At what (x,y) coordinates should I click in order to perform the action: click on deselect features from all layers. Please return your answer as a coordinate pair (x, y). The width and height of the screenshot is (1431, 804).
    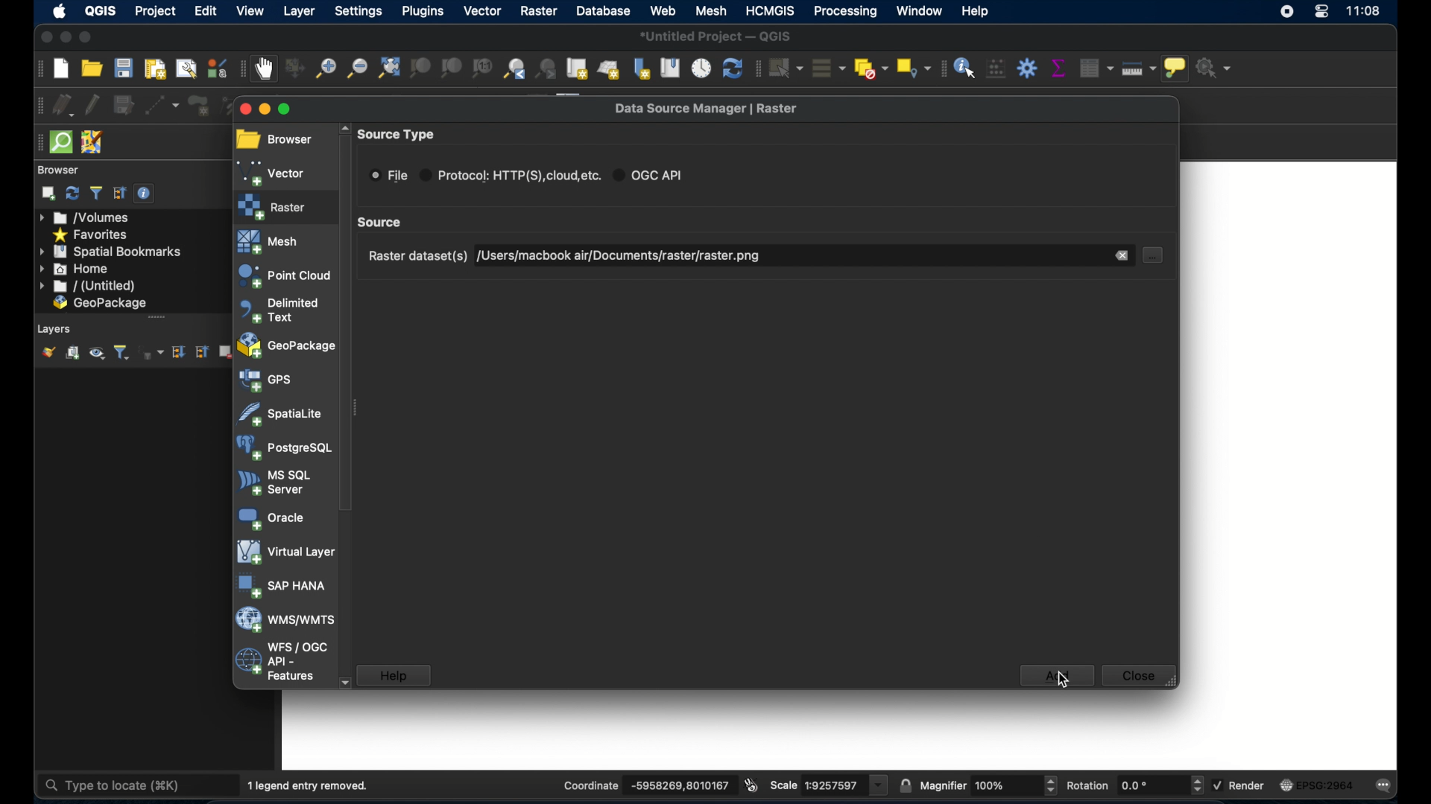
    Looking at the image, I should click on (869, 68).